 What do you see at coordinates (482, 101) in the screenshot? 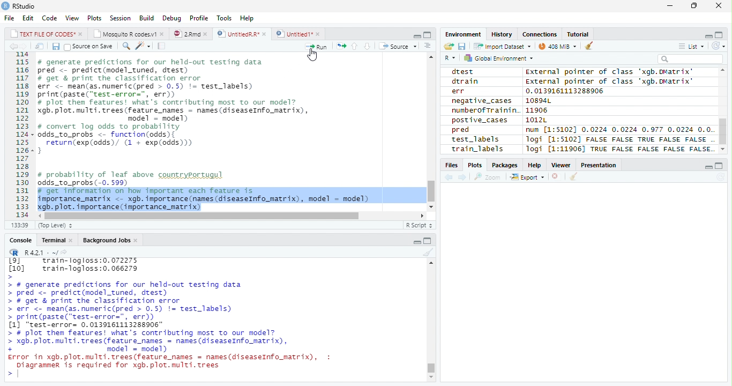
I see `negative_cases` at bounding box center [482, 101].